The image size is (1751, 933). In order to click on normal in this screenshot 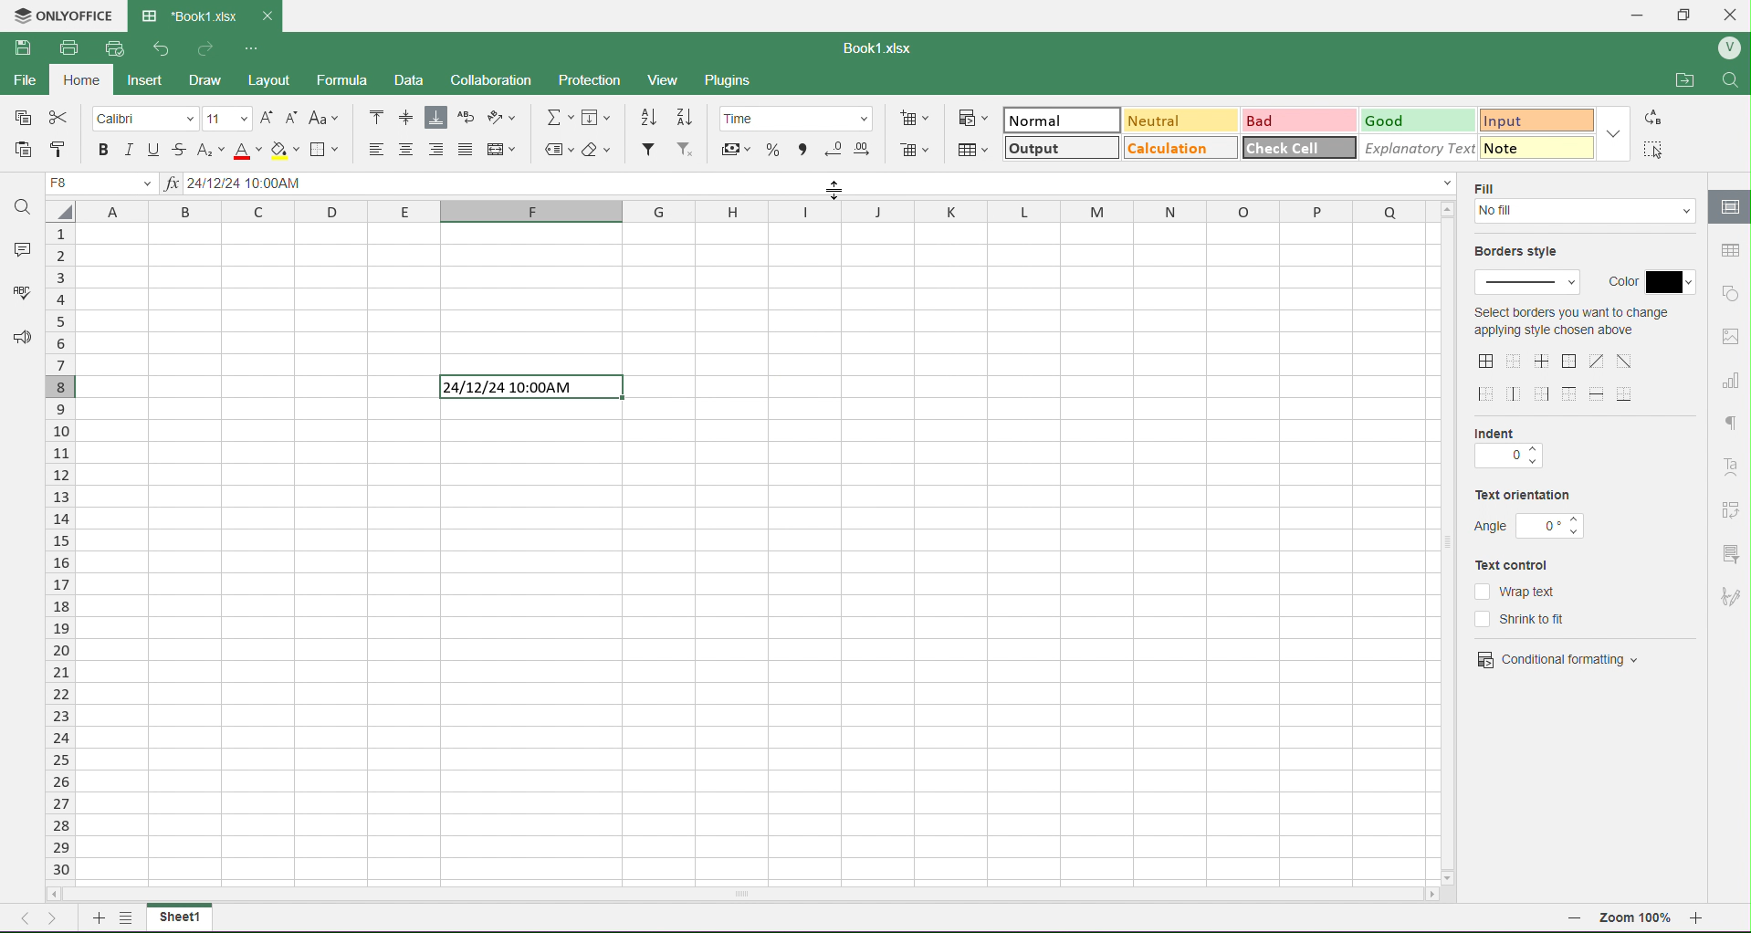, I will do `click(1039, 121)`.